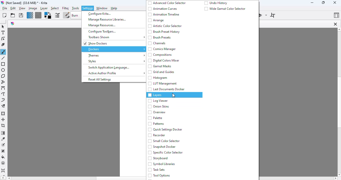 The height and width of the screenshot is (180, 341). Describe the element at coordinates (312, 2) in the screenshot. I see `minimize` at that location.